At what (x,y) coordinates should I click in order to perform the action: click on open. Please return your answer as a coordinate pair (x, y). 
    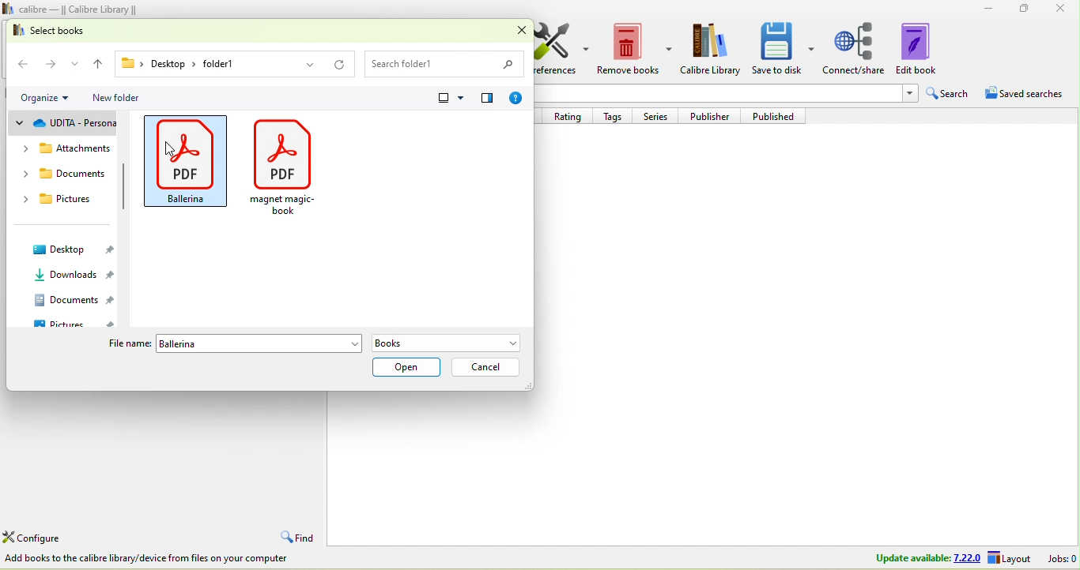
    Looking at the image, I should click on (406, 368).